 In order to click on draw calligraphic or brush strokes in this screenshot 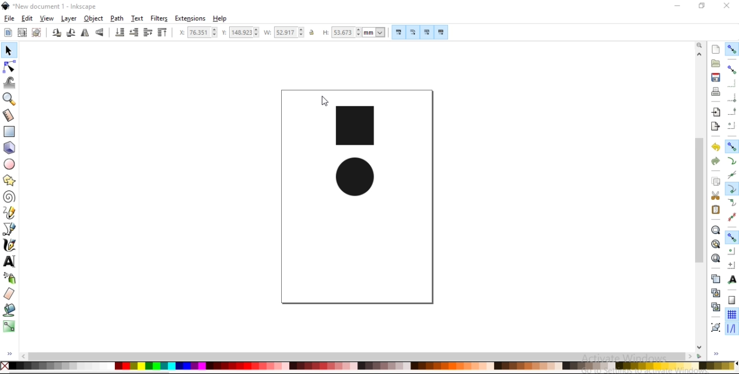, I will do `click(10, 244)`.